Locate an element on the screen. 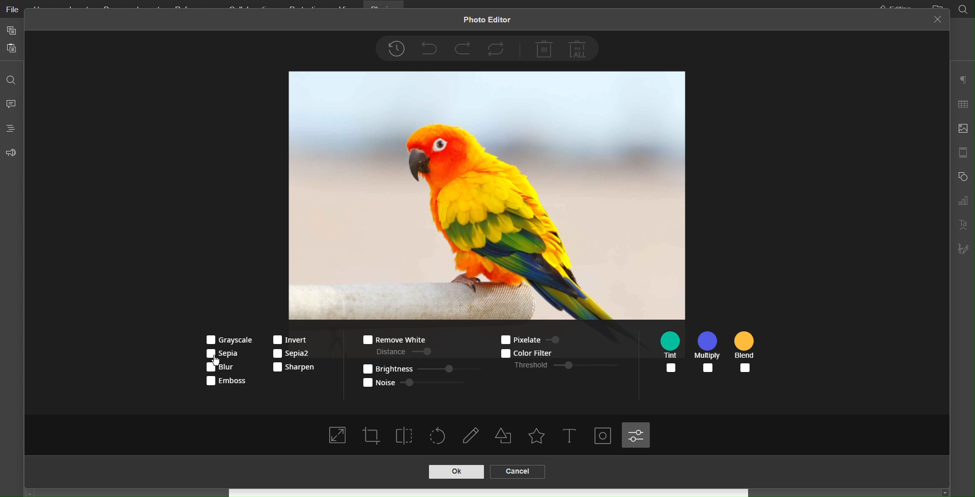 Image resolution: width=975 pixels, height=497 pixels. Shape Settings is located at coordinates (962, 177).